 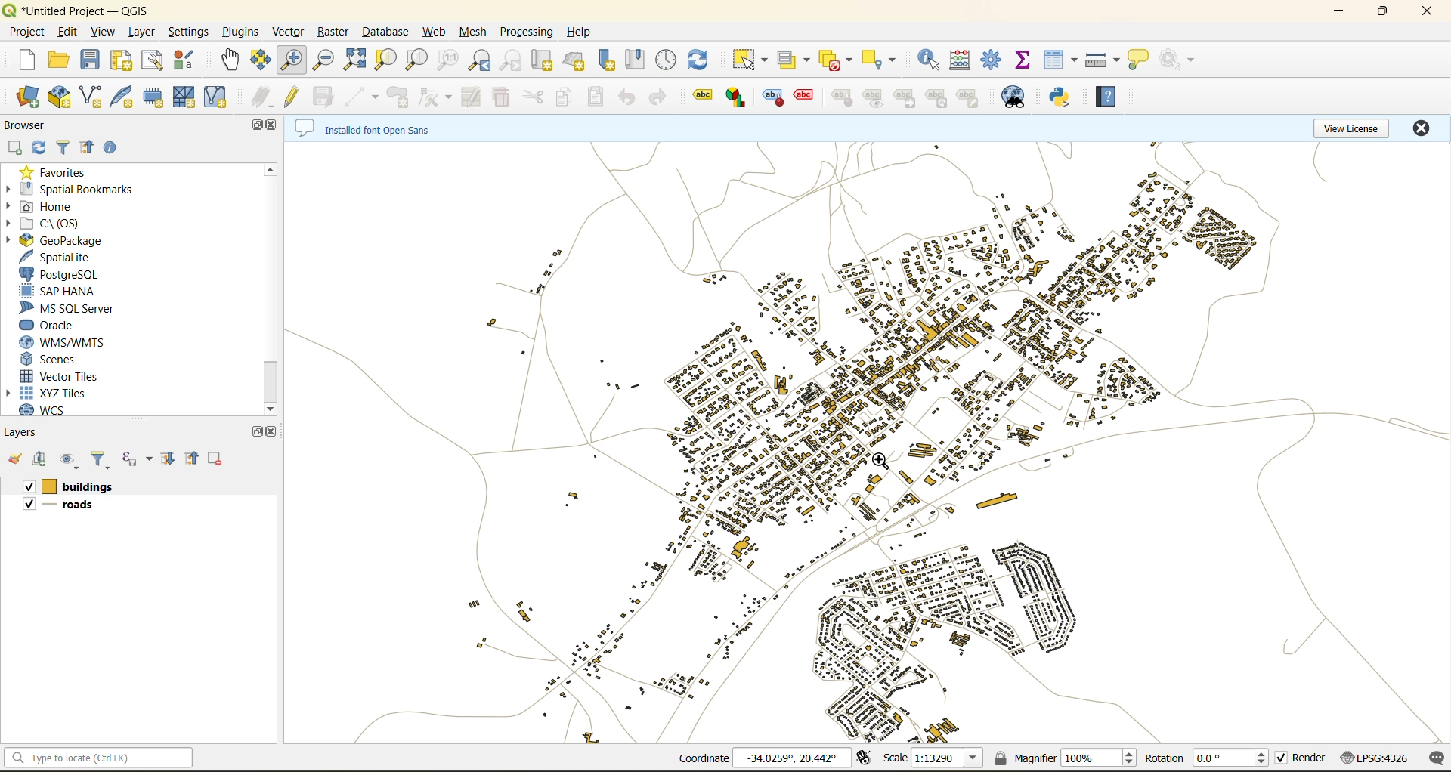 What do you see at coordinates (862, 761) in the screenshot?
I see `toggle extents` at bounding box center [862, 761].